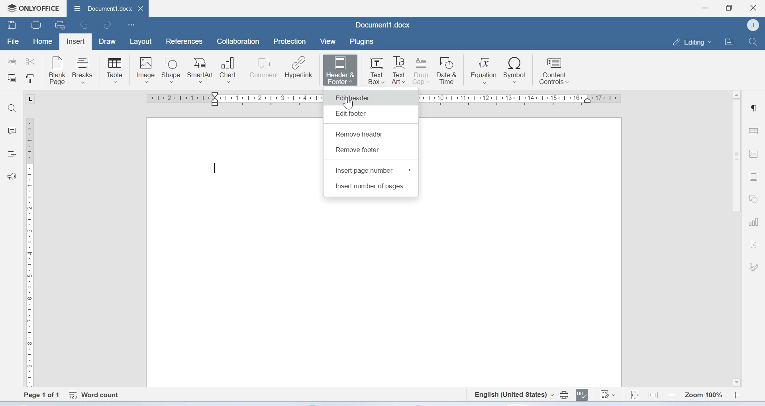  Describe the element at coordinates (729, 41) in the screenshot. I see `Open file location` at that location.